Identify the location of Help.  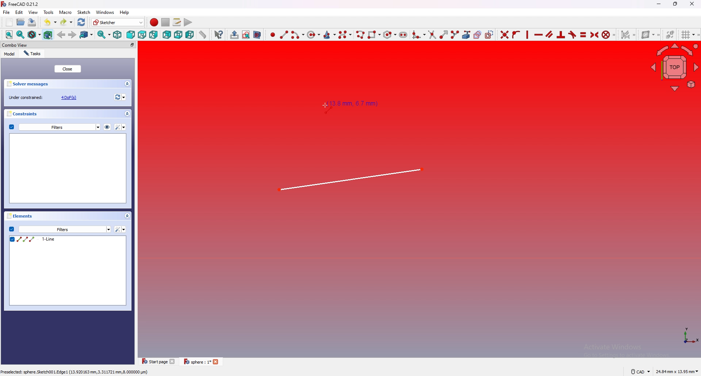
(125, 12).